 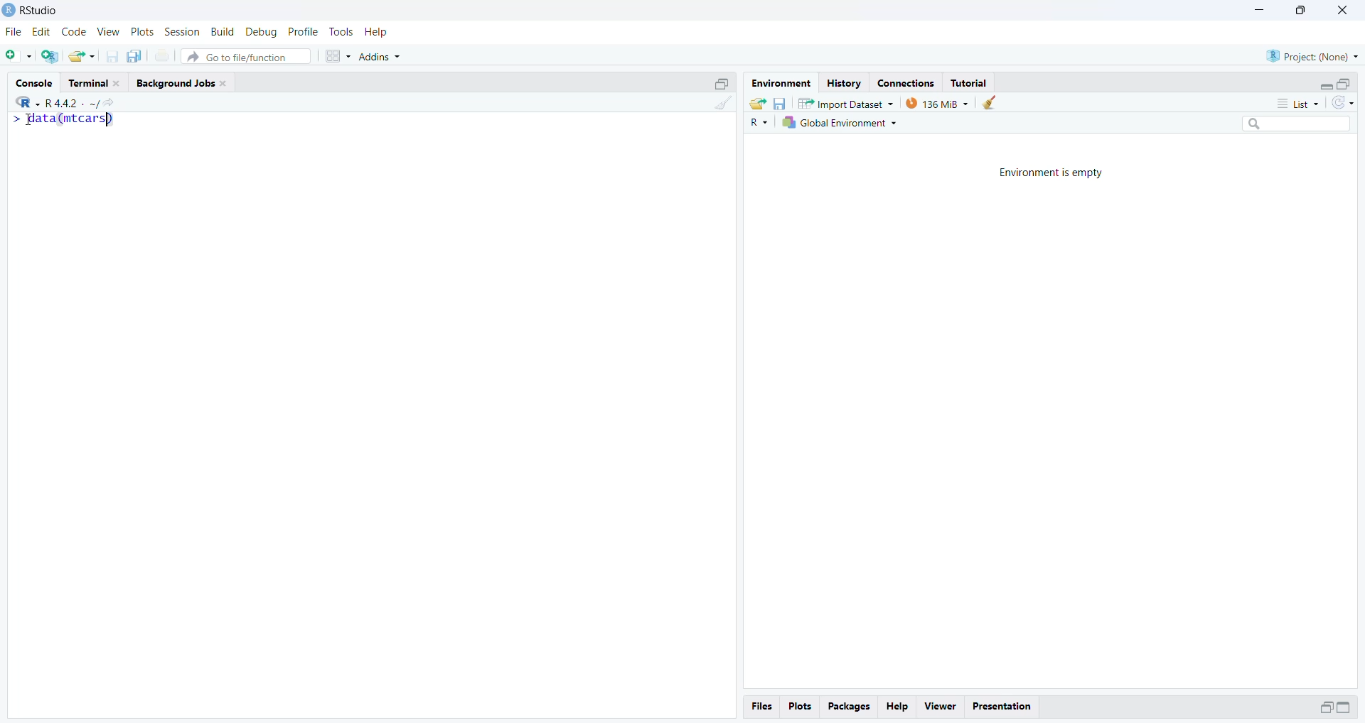 What do you see at coordinates (184, 83) in the screenshot?
I see `Background Jobs` at bounding box center [184, 83].